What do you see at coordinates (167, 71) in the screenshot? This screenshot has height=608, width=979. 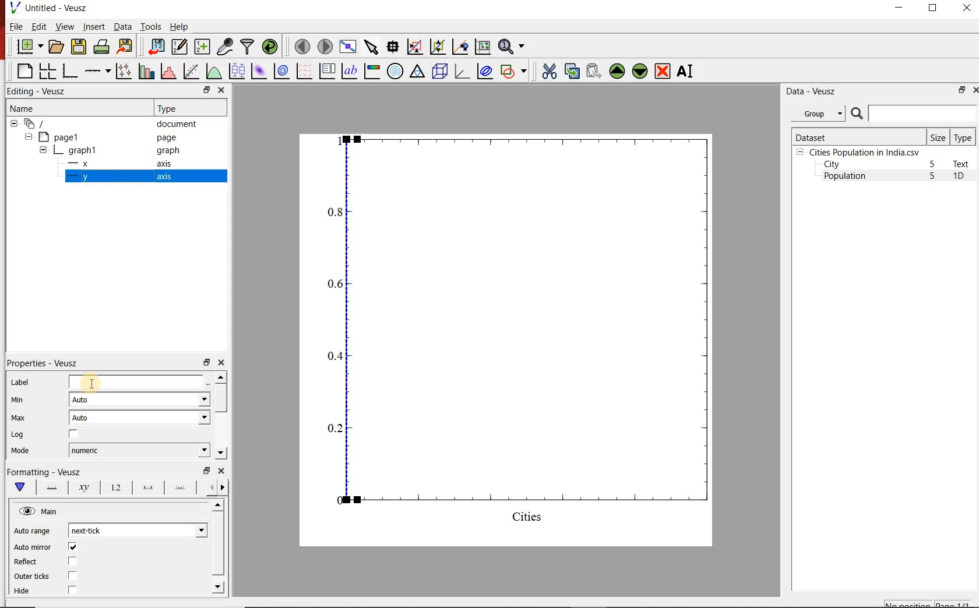 I see `histogram of a dataset` at bounding box center [167, 71].